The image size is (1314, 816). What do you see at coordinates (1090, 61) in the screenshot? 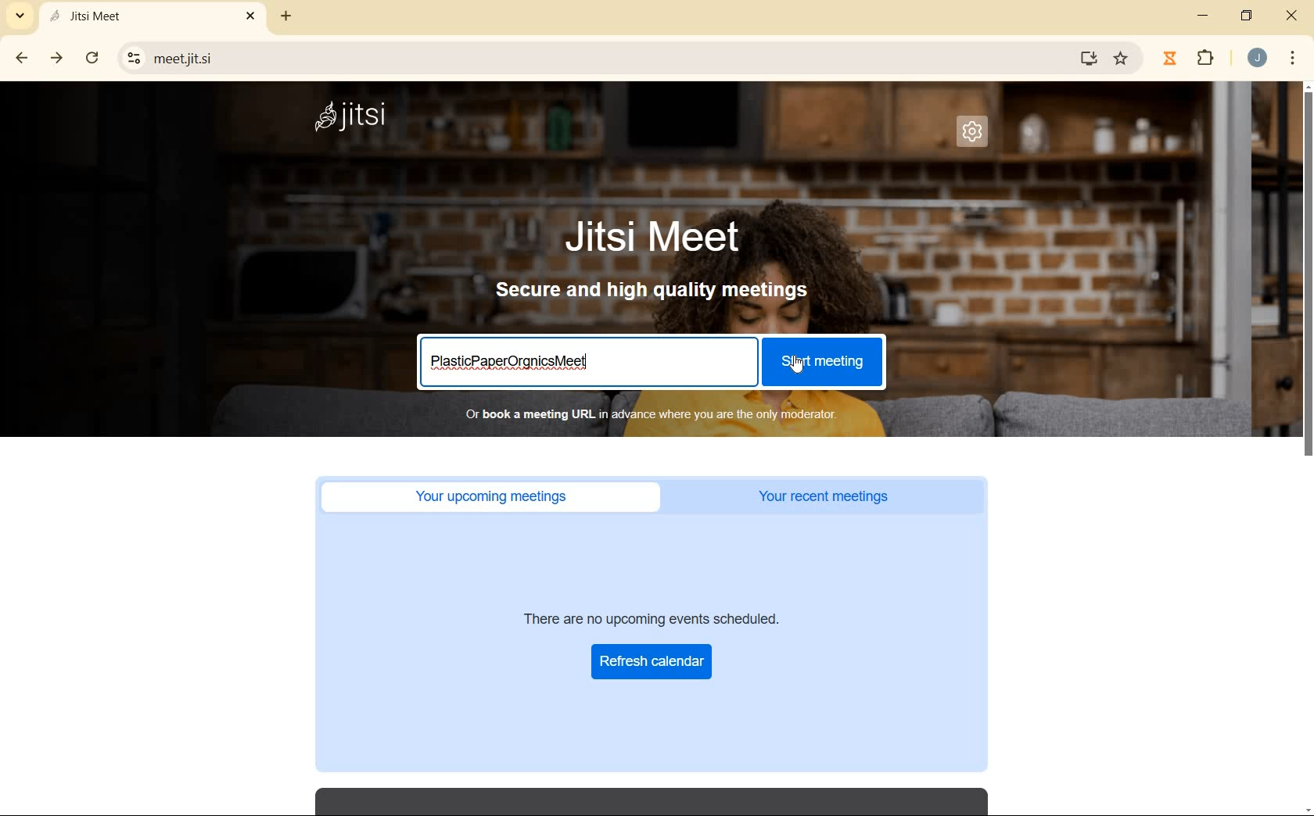
I see `install` at bounding box center [1090, 61].